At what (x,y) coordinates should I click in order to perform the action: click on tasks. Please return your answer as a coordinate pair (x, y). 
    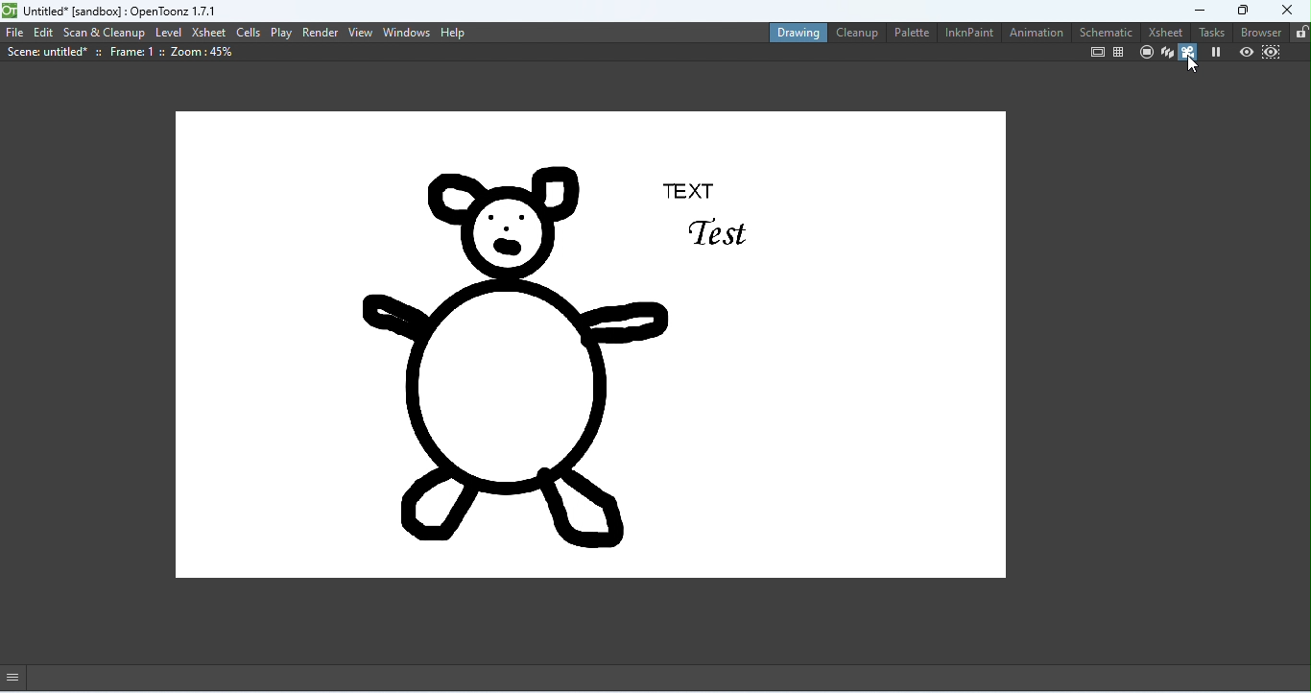
    Looking at the image, I should click on (1210, 31).